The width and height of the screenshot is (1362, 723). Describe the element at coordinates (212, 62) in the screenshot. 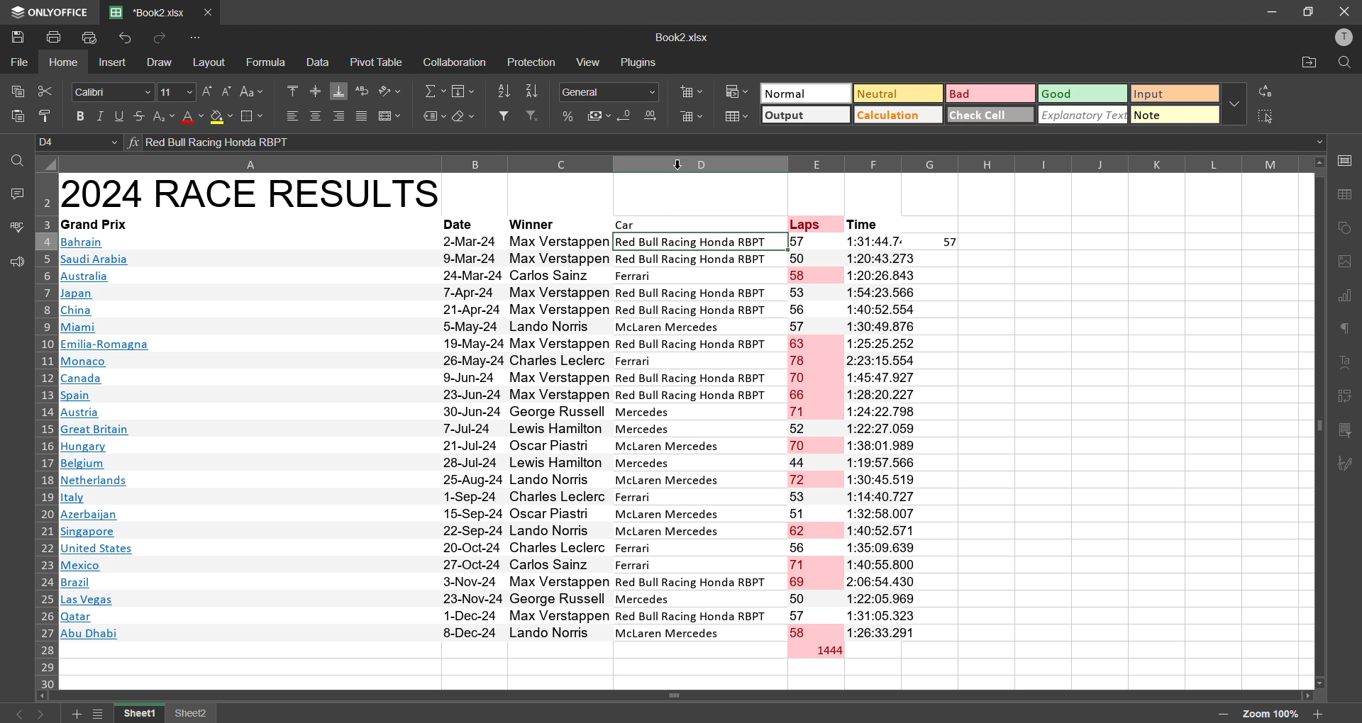

I see `layout` at that location.